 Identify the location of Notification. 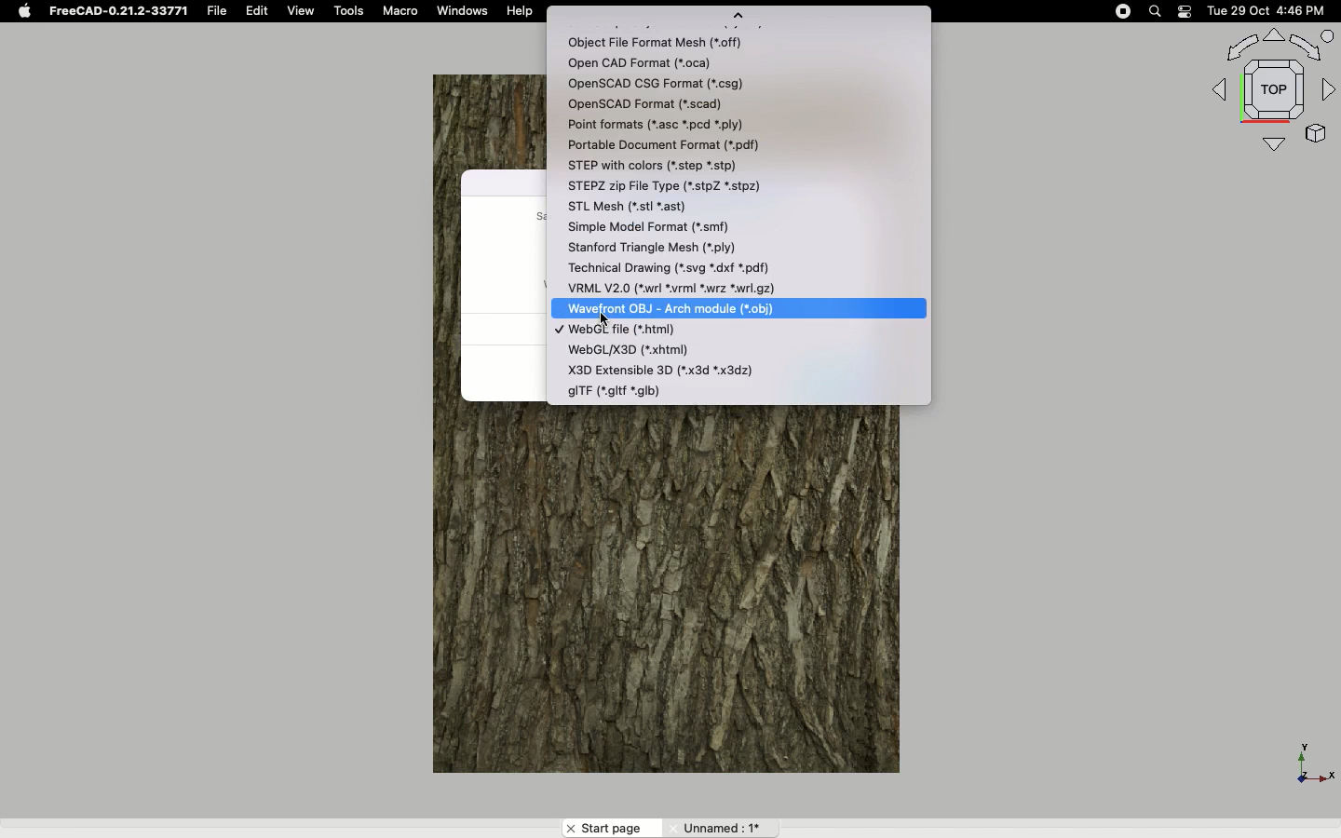
(1181, 11).